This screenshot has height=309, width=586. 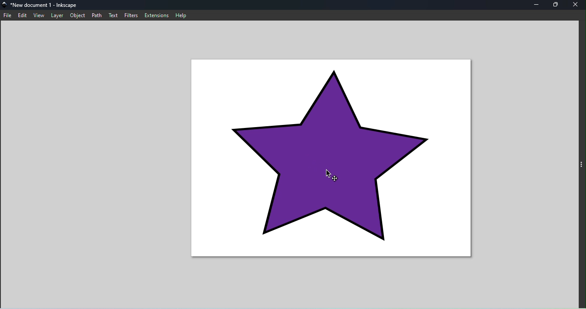 What do you see at coordinates (97, 15) in the screenshot?
I see `path` at bounding box center [97, 15].